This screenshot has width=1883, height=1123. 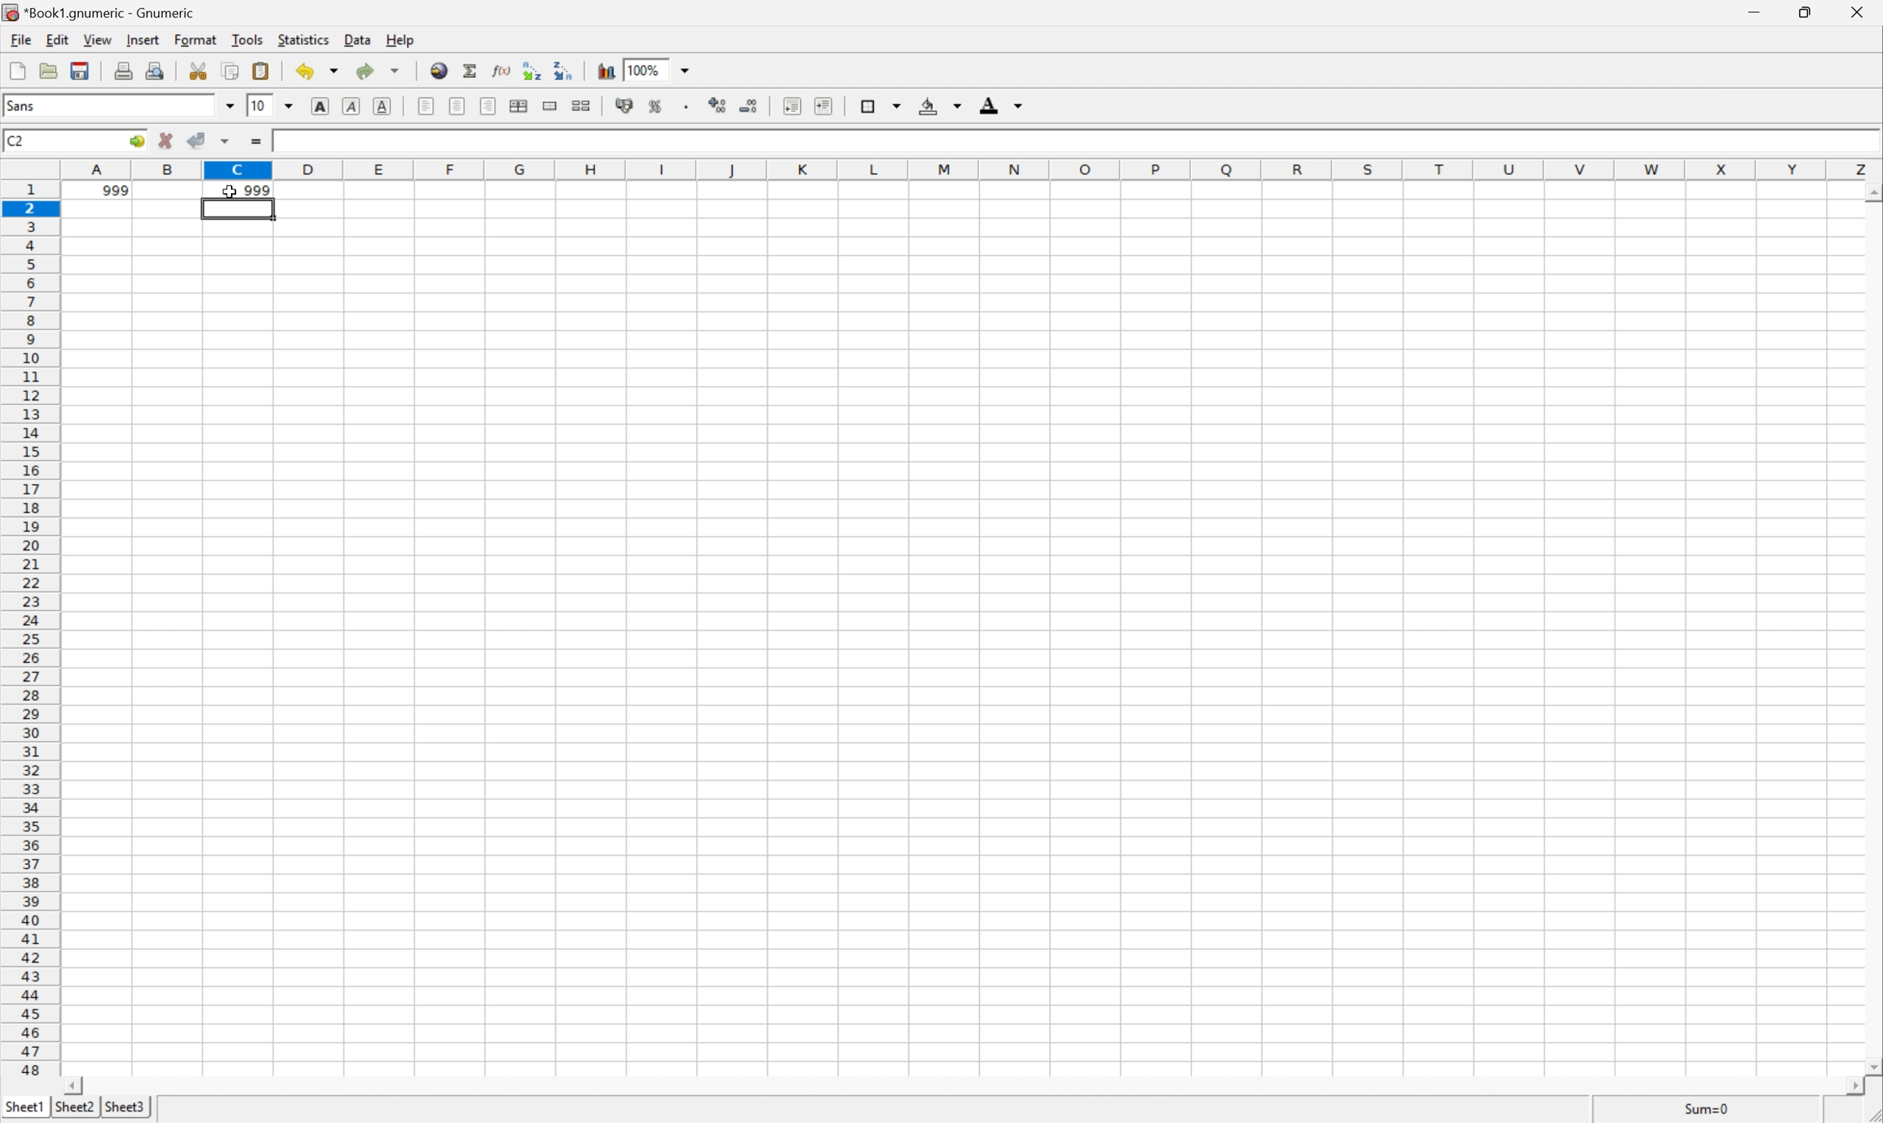 I want to click on scroll up, so click(x=1871, y=192).